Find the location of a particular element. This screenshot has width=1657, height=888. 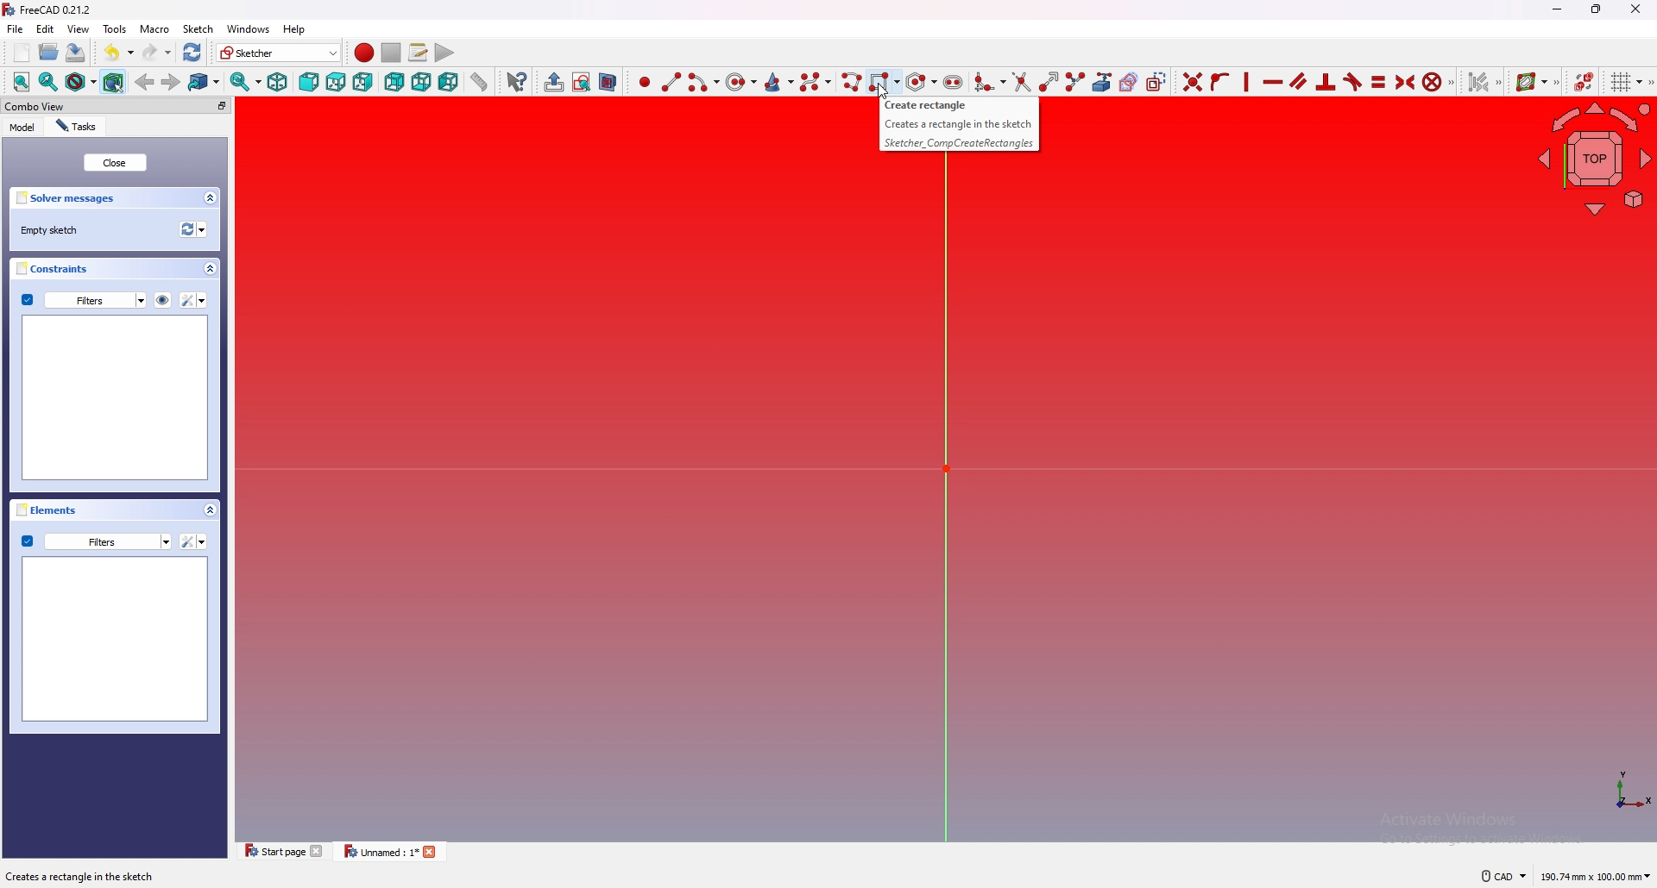

create point is located at coordinates (645, 84).